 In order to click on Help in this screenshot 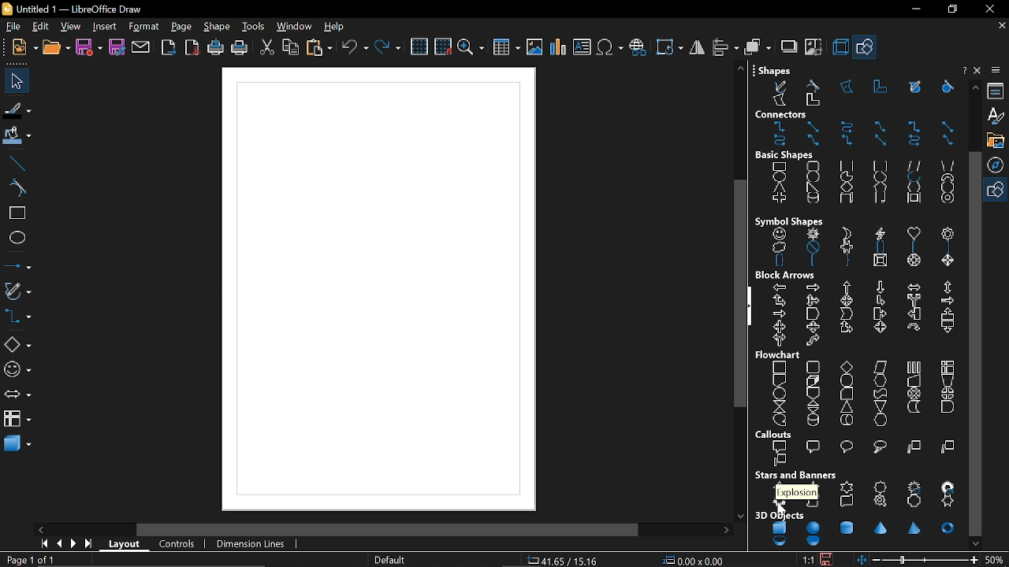, I will do `click(979, 72)`.